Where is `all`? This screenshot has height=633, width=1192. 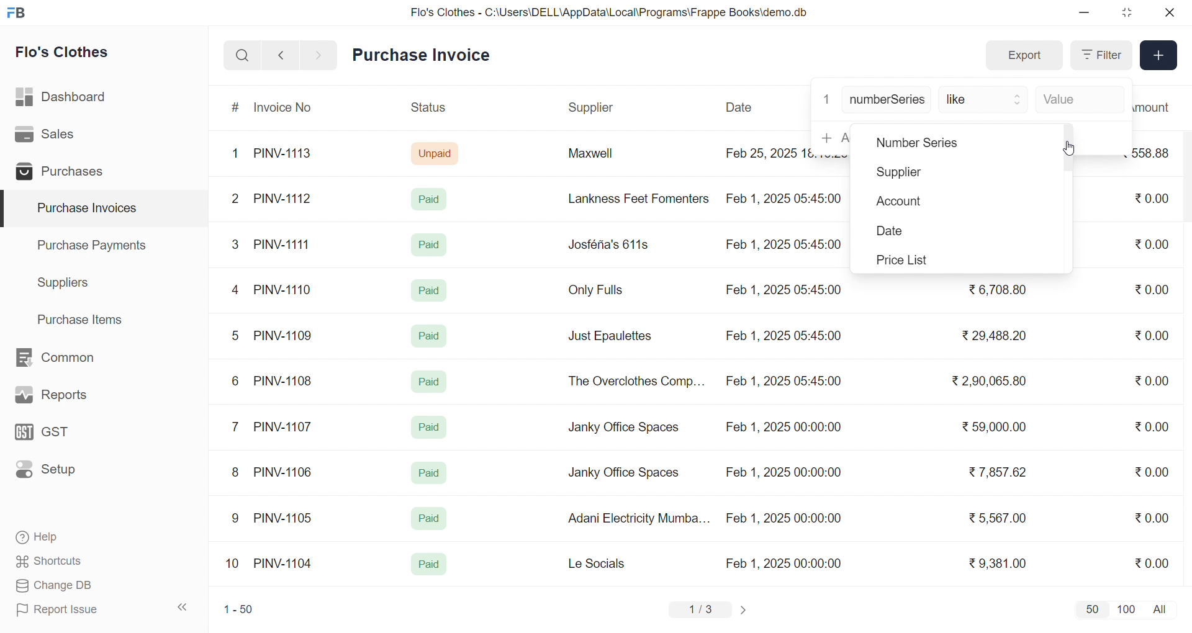 all is located at coordinates (1162, 608).